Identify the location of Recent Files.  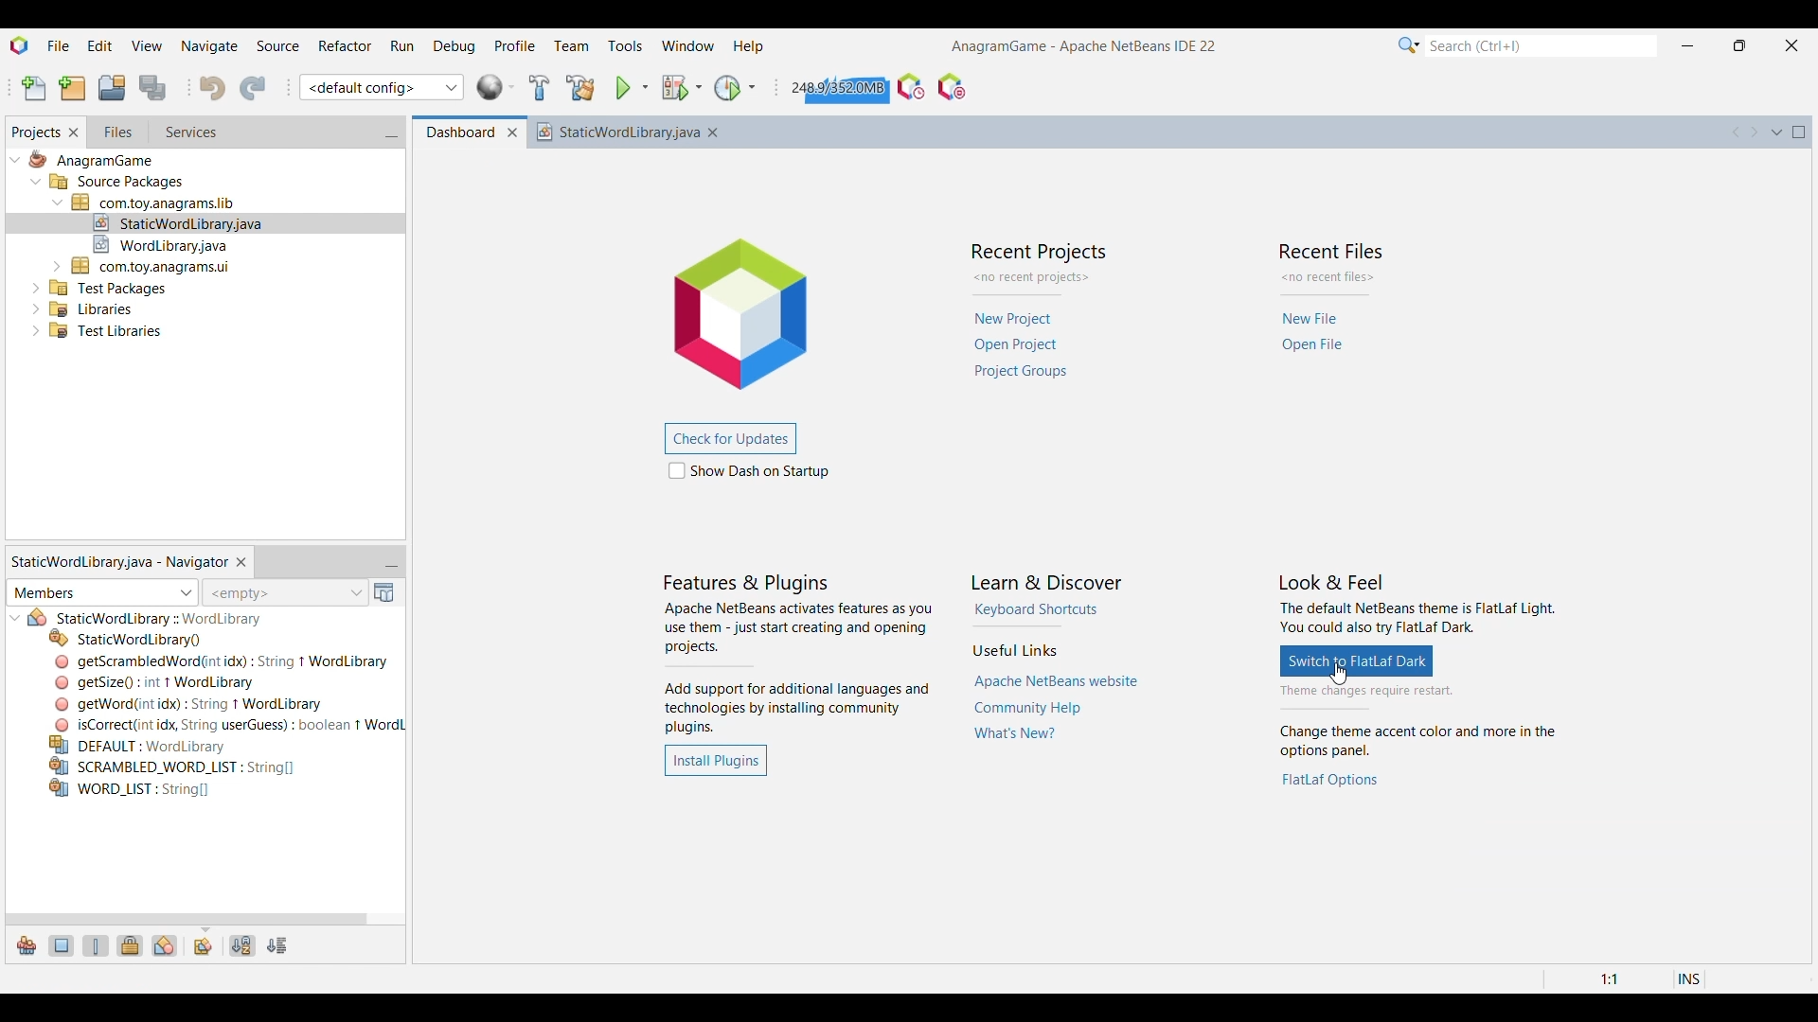
(1333, 249).